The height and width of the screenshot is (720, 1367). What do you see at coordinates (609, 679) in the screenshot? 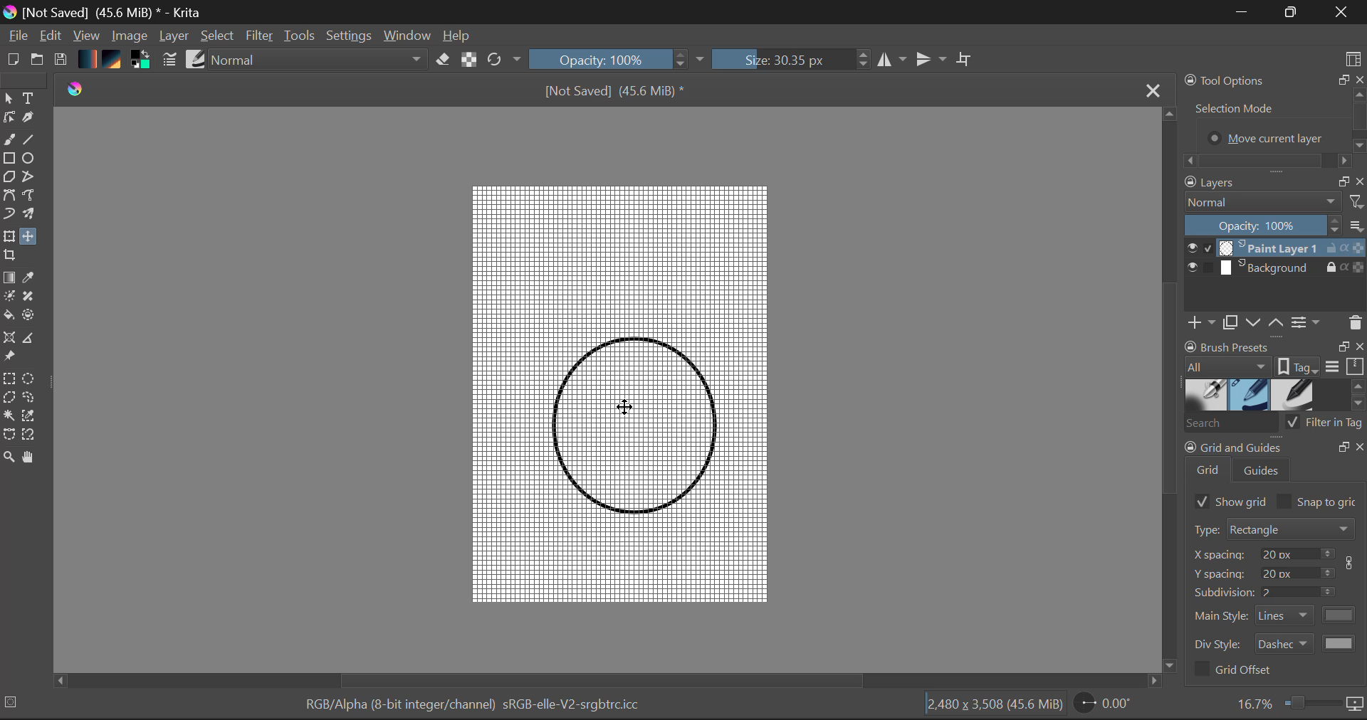
I see `Scroll Bar` at bounding box center [609, 679].